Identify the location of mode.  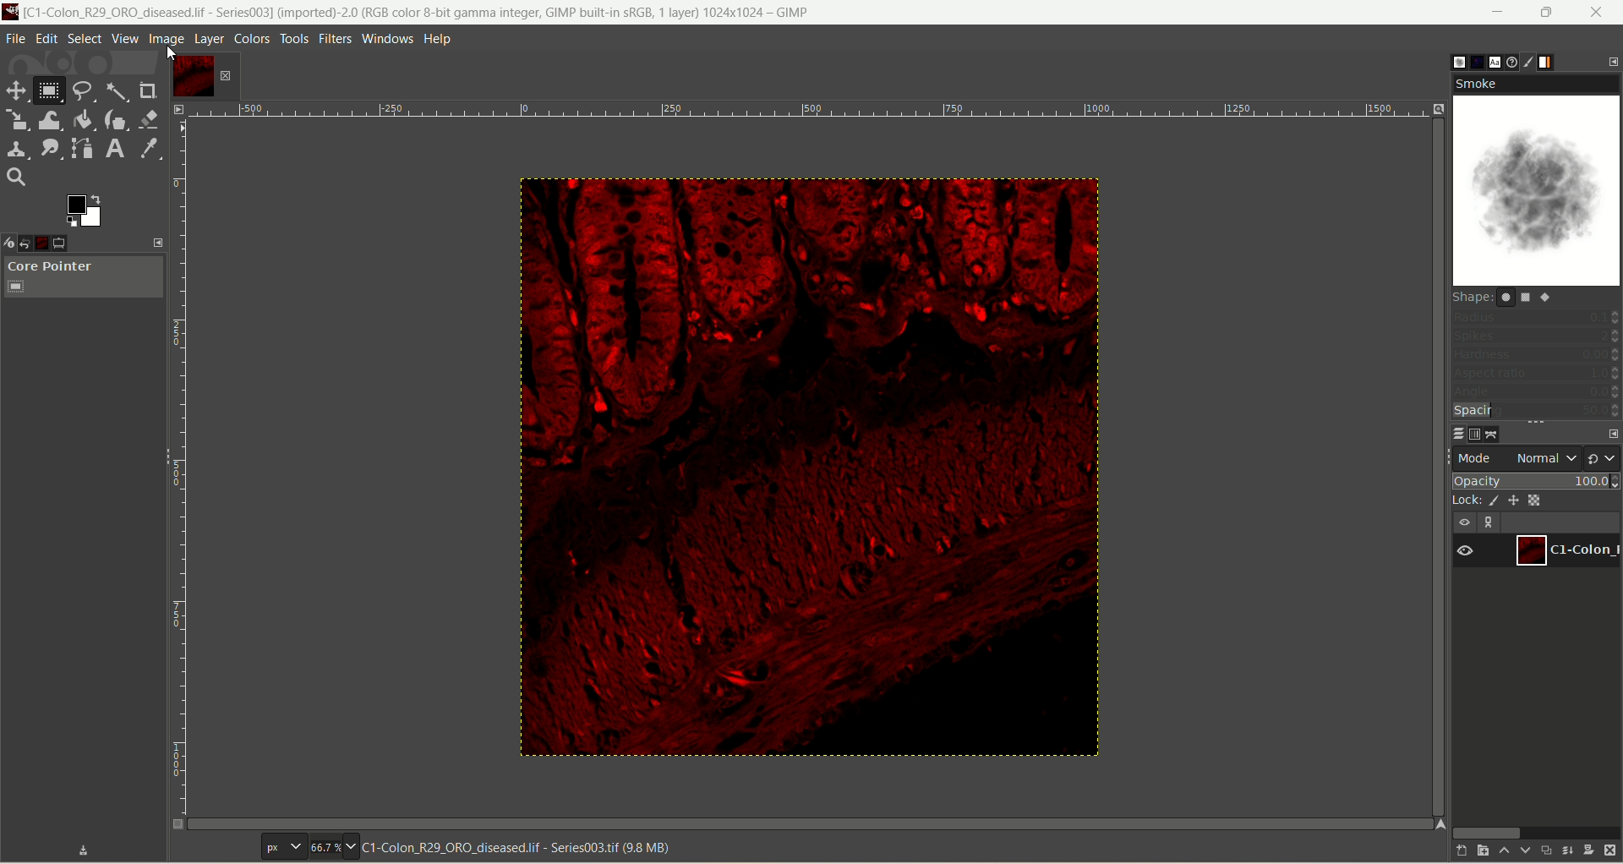
(1476, 457).